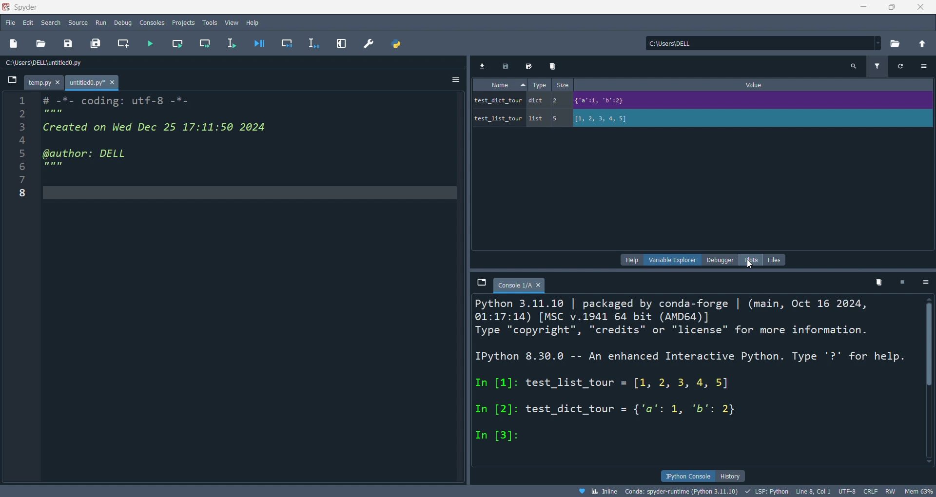 This screenshot has width=936, height=497. I want to click on run file, so click(152, 44).